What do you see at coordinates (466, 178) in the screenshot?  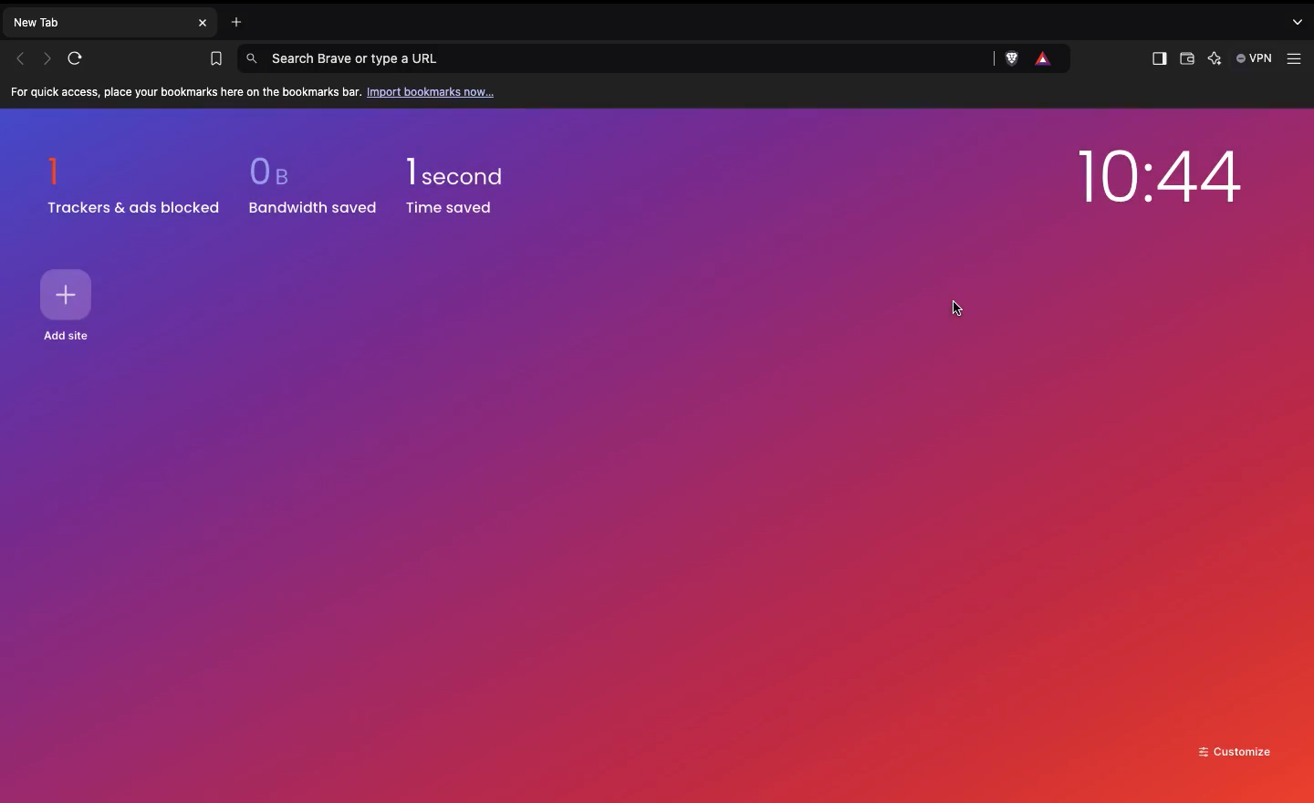 I see `1 second time saved` at bounding box center [466, 178].